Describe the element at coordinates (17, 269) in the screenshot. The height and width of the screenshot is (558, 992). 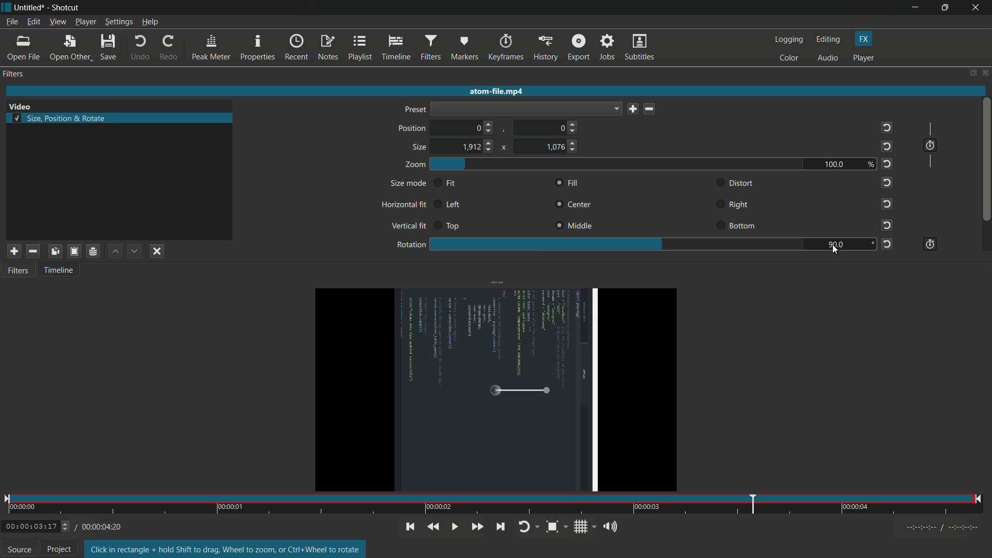
I see `filters` at that location.